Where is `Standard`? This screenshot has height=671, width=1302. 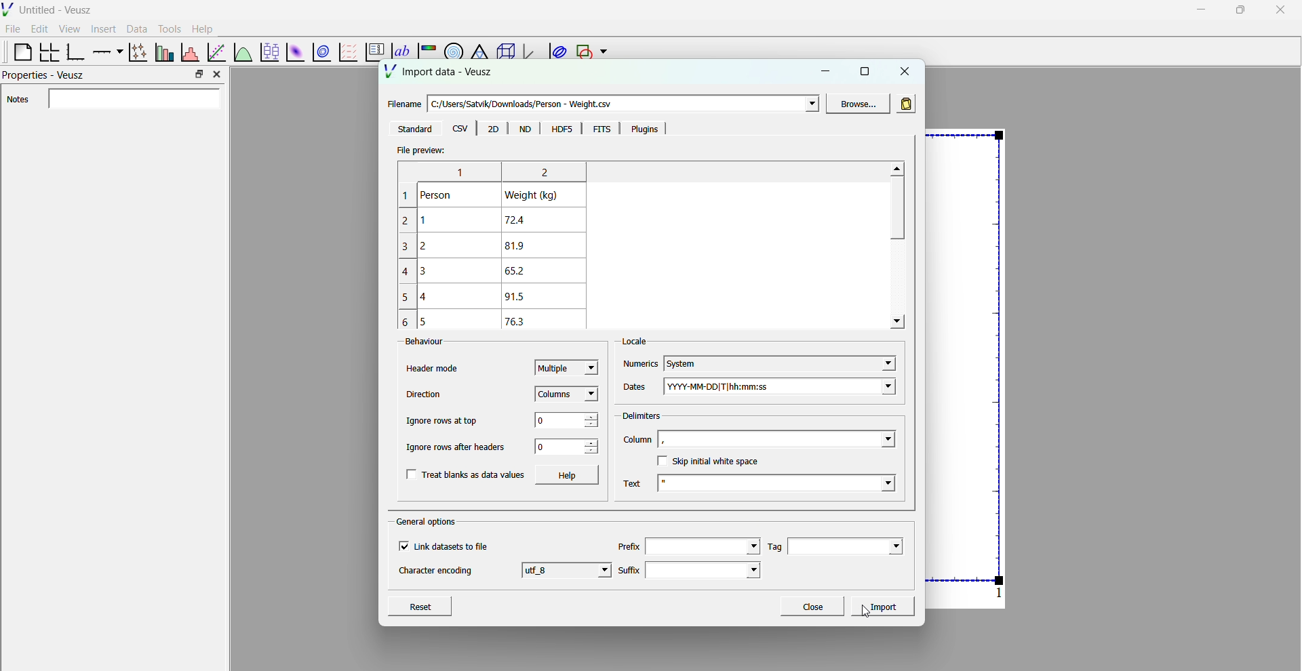 Standard is located at coordinates (414, 129).